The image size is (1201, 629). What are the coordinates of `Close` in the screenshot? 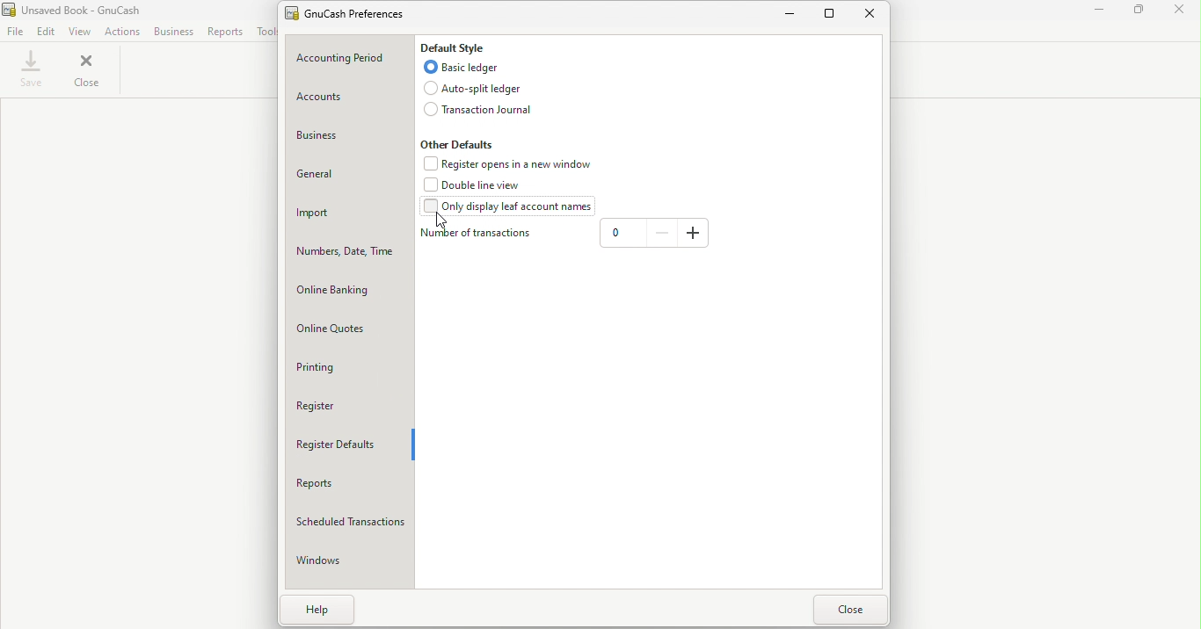 It's located at (849, 611).